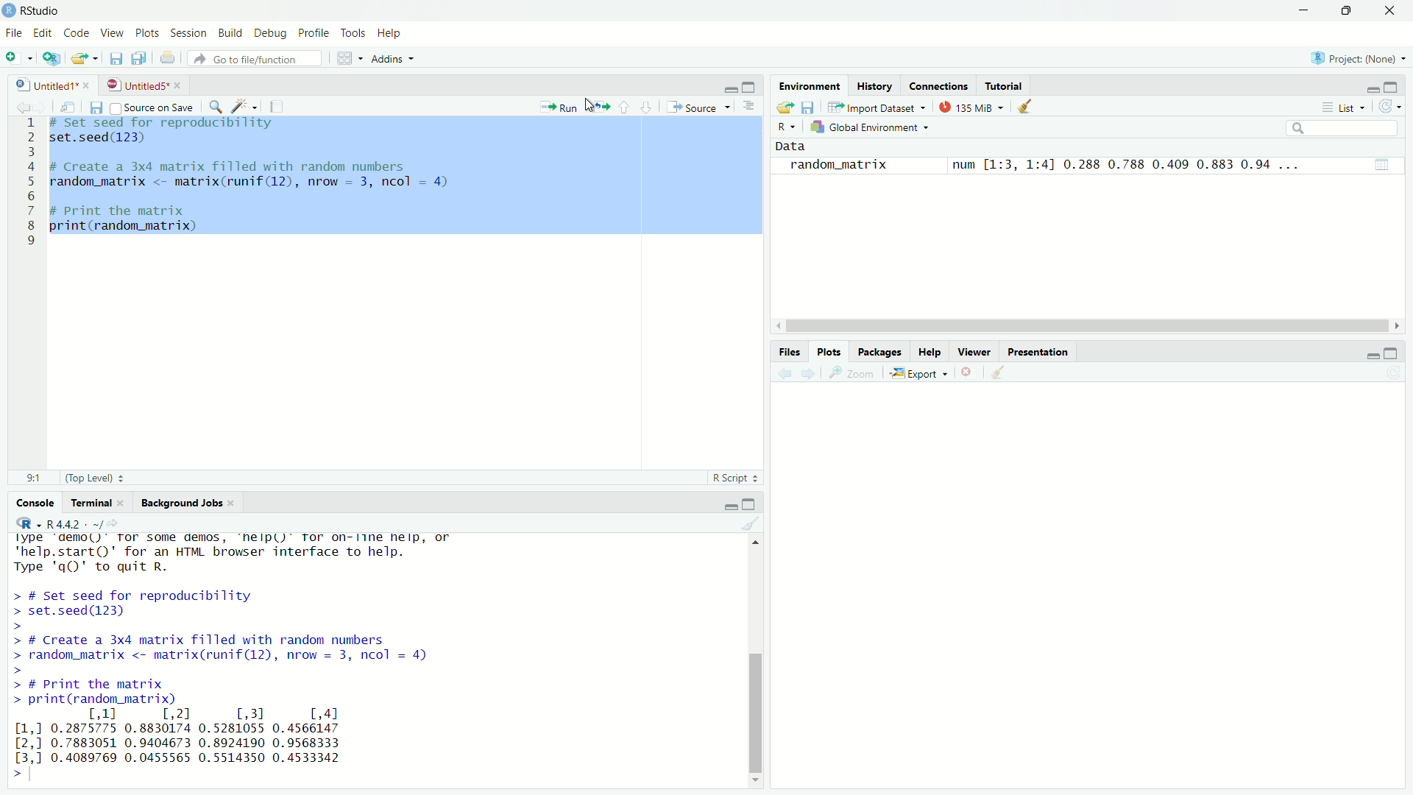  I want to click on Export, so click(916, 375).